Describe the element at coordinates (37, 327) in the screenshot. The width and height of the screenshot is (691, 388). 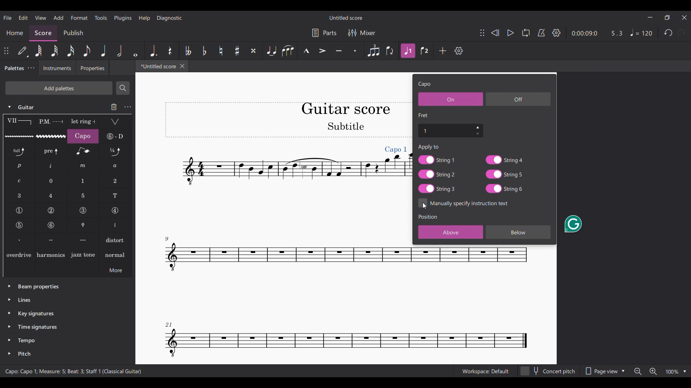
I see `Time signatures palette` at that location.